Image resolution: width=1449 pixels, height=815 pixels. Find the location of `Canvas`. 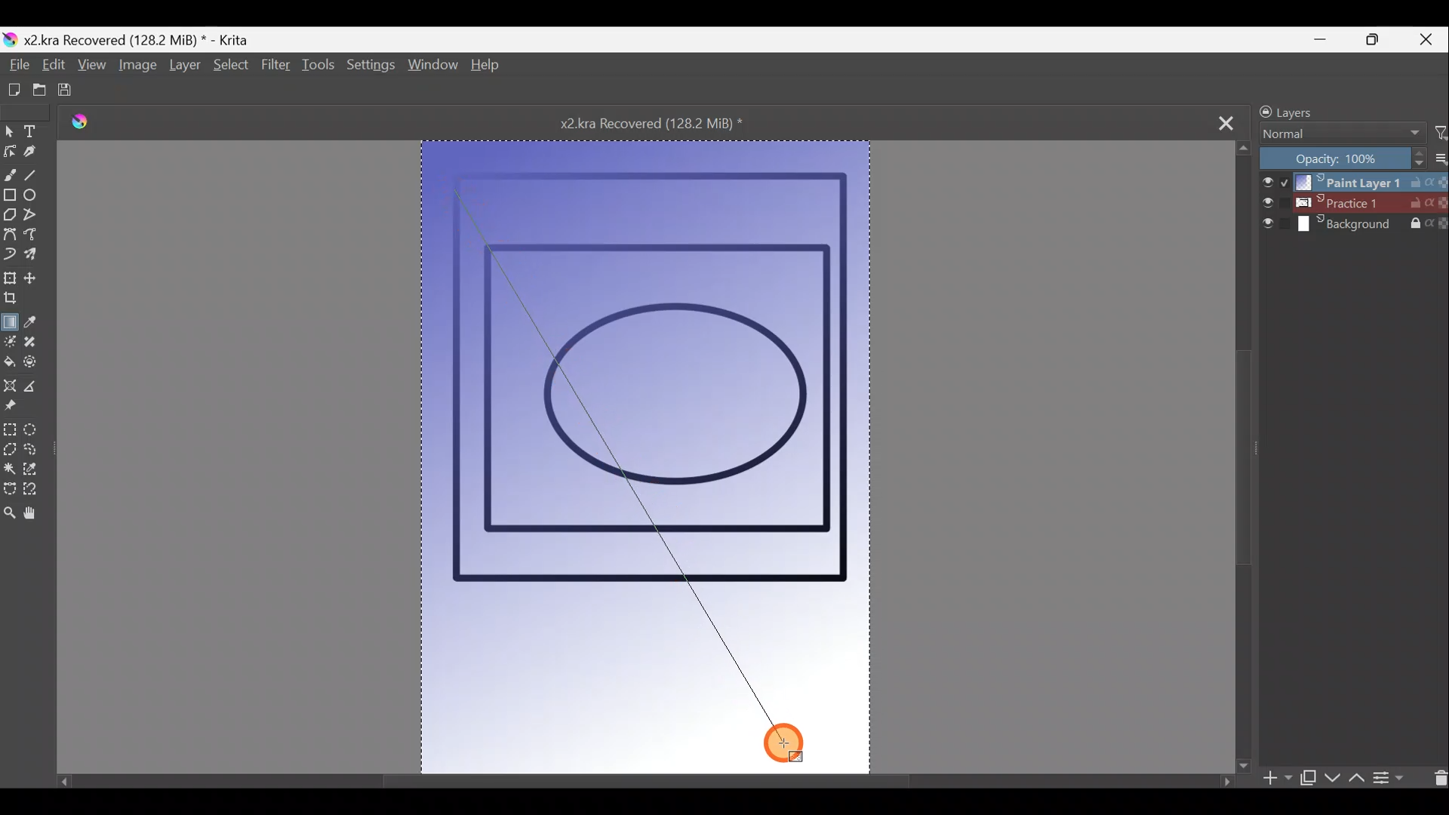

Canvas is located at coordinates (648, 452).